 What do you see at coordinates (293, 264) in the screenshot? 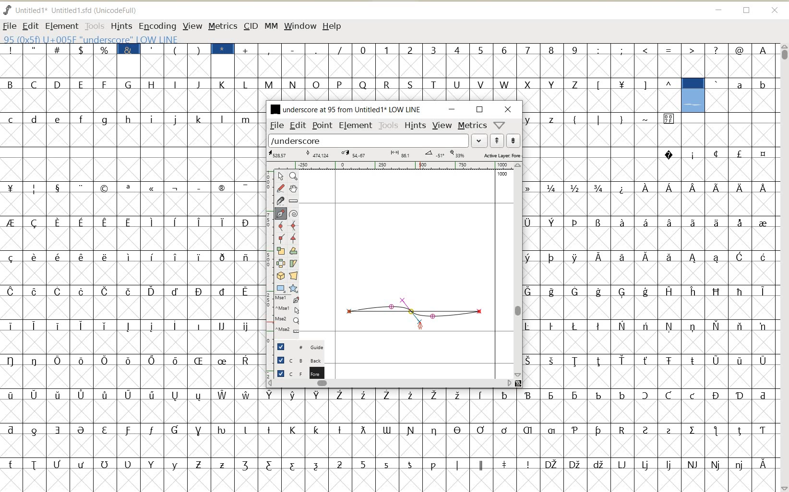
I see `skew the selection` at bounding box center [293, 264].